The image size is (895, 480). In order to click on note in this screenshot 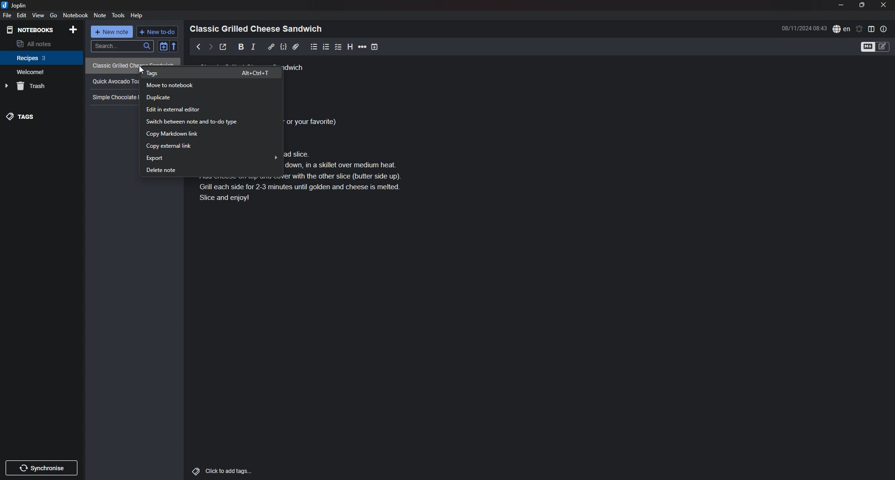, I will do `click(99, 15)`.